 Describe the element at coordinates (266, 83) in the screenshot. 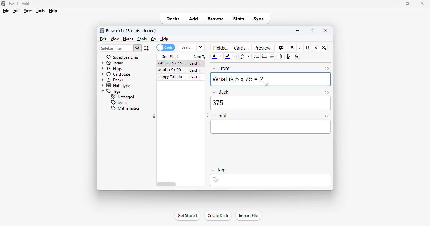

I see `cursor` at that location.